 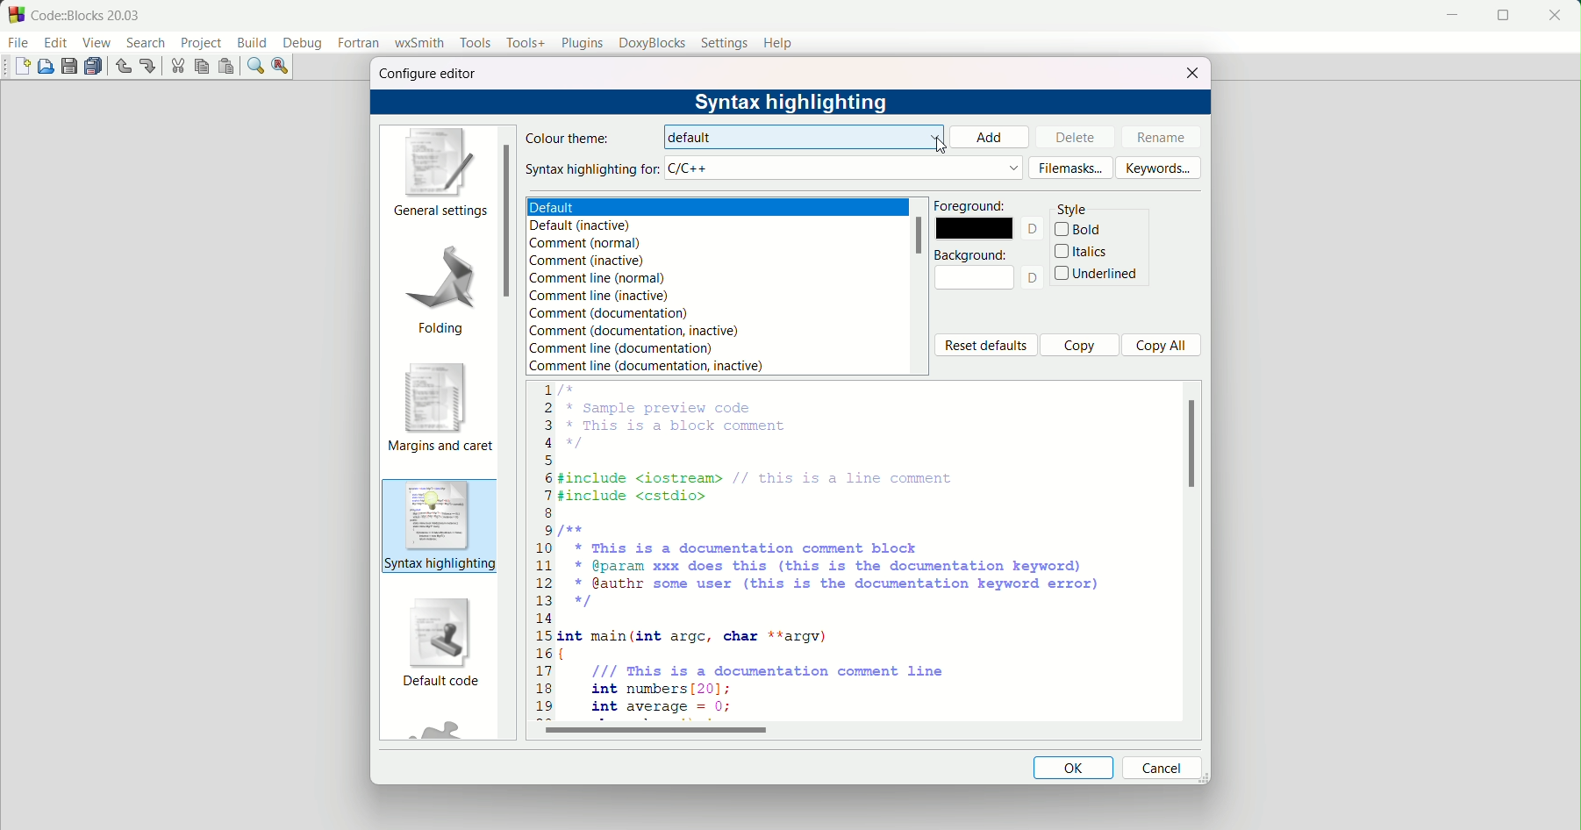 I want to click on colour theme, so click(x=570, y=137).